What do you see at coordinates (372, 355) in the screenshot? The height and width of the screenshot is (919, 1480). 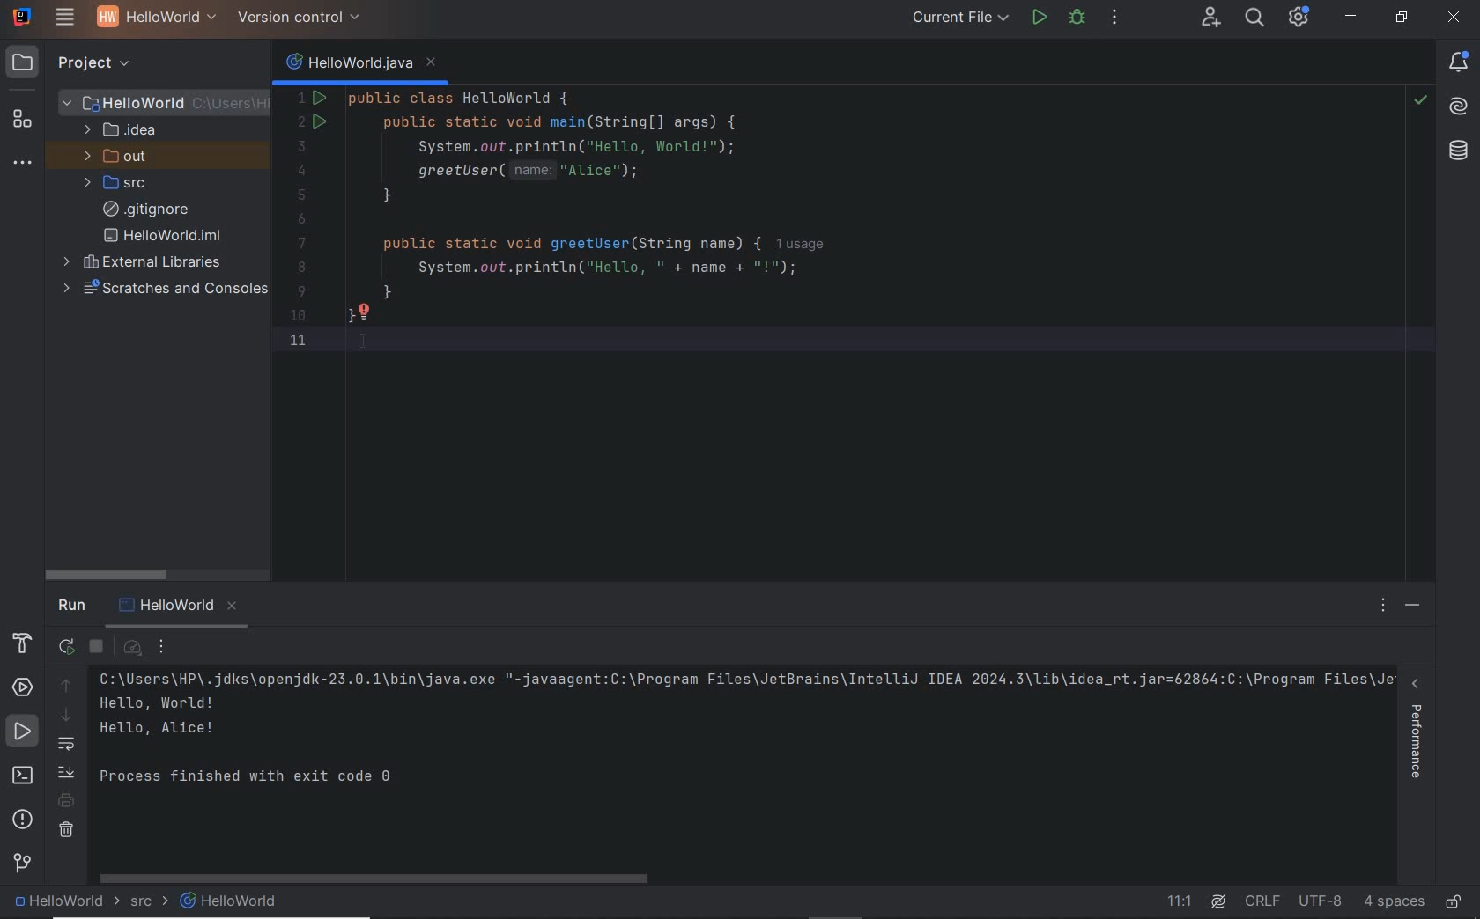 I see `I-beam cursor` at bounding box center [372, 355].